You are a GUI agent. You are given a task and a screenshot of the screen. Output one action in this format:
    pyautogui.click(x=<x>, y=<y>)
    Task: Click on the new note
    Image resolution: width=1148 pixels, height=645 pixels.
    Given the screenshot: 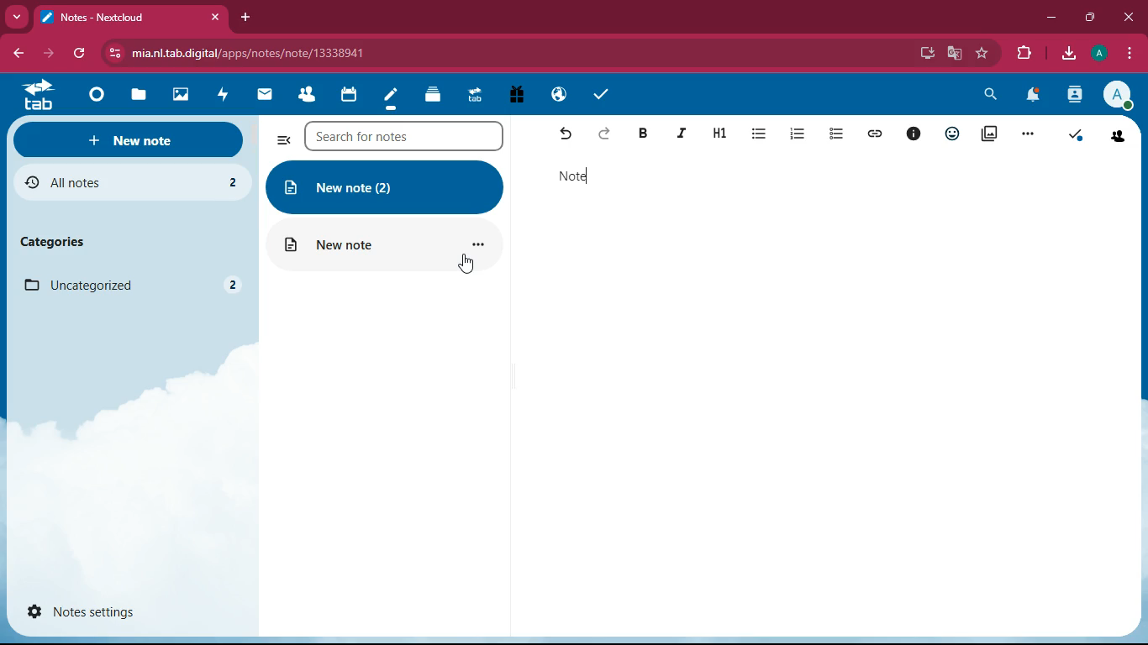 What is the action you would take?
    pyautogui.click(x=385, y=188)
    